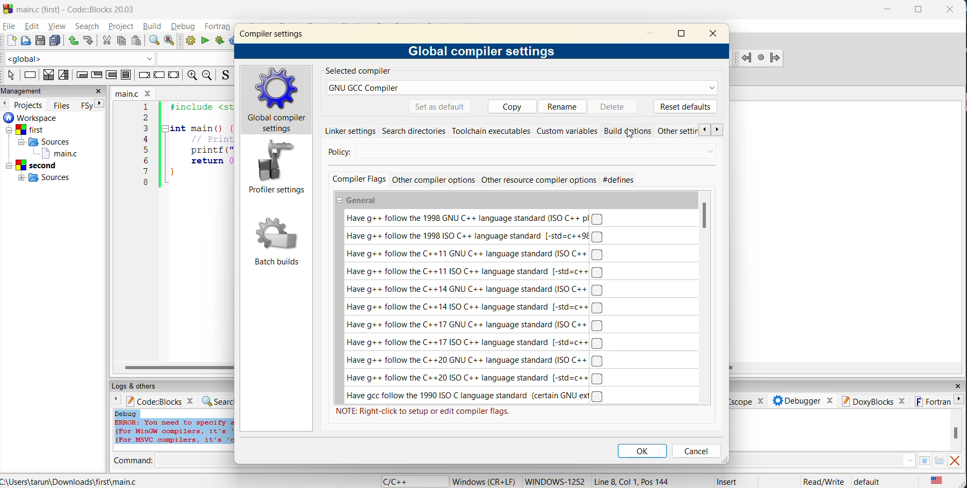  I want to click on global compiler settings, so click(279, 102).